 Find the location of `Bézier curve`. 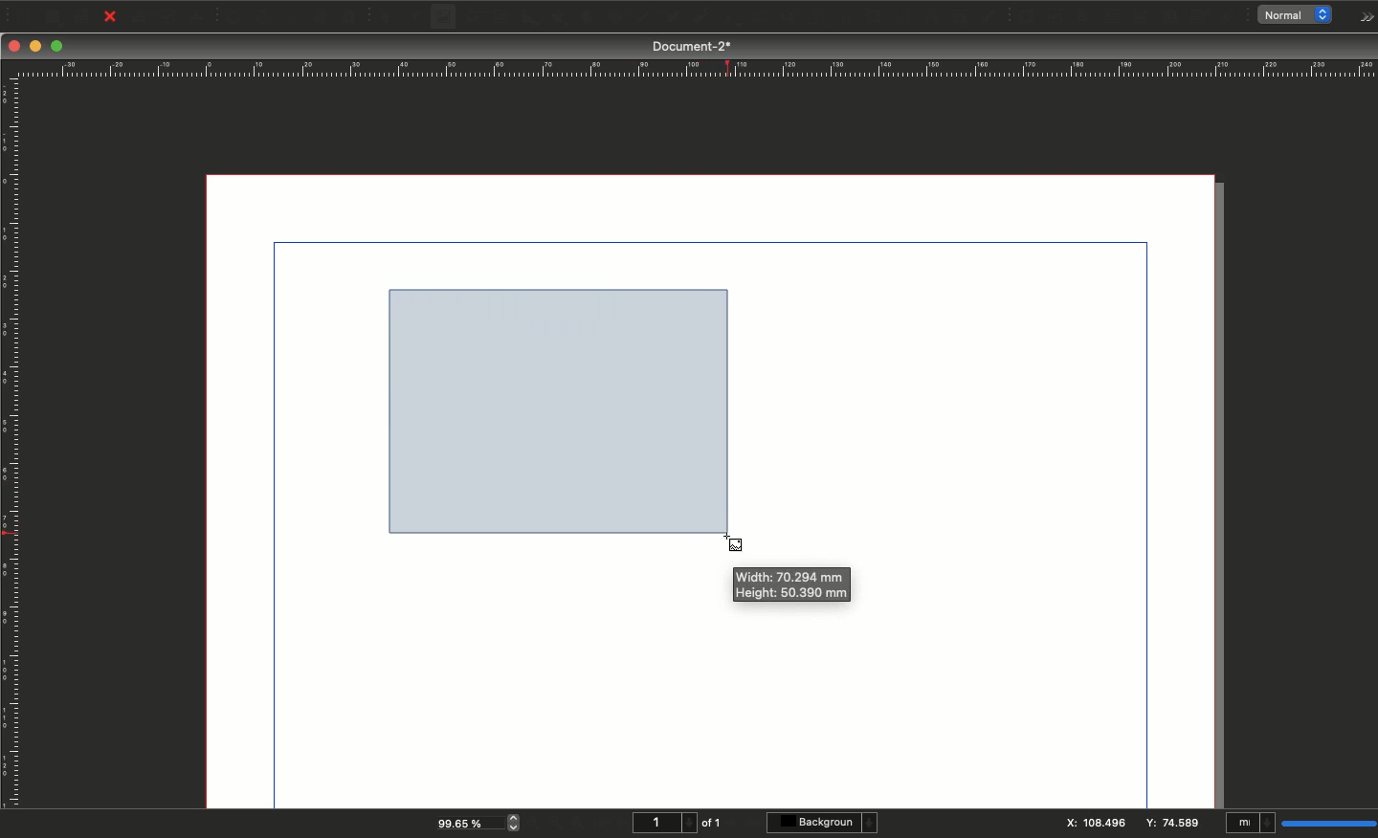

Bézier curve is located at coordinates (670, 18).